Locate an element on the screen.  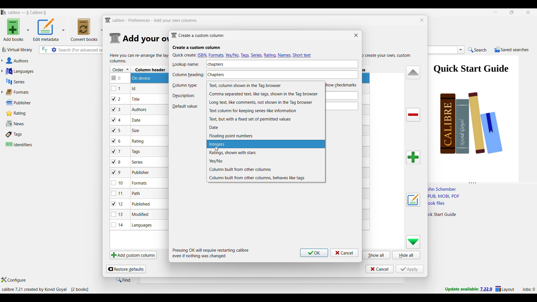
Minimize is located at coordinates (496, 12).